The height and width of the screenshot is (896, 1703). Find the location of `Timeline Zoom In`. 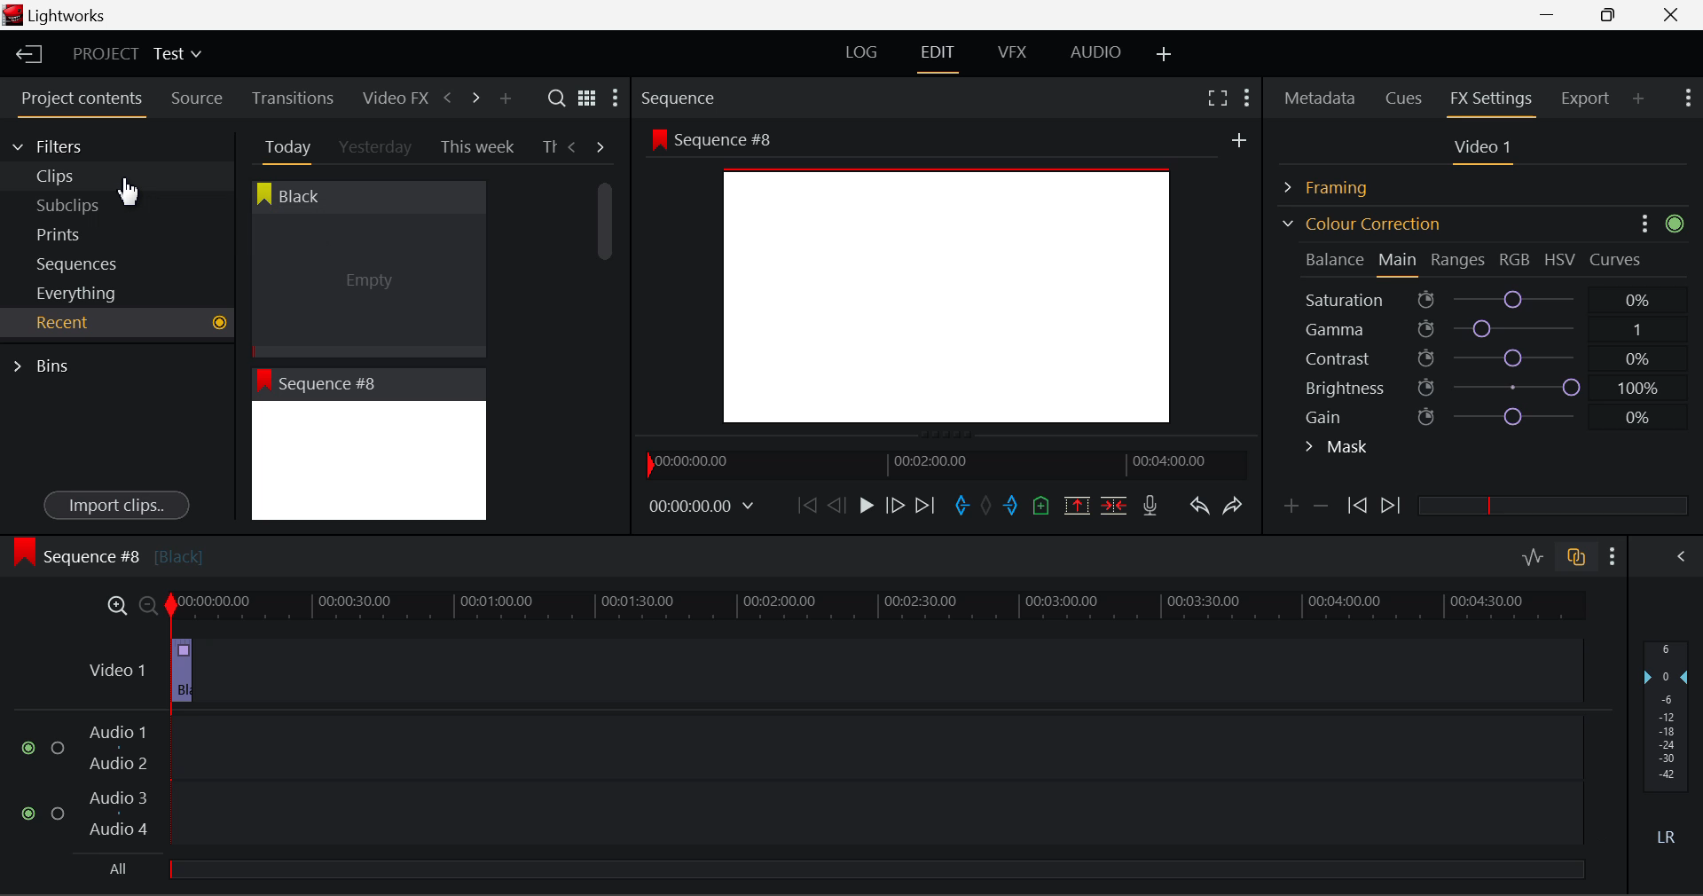

Timeline Zoom In is located at coordinates (114, 605).